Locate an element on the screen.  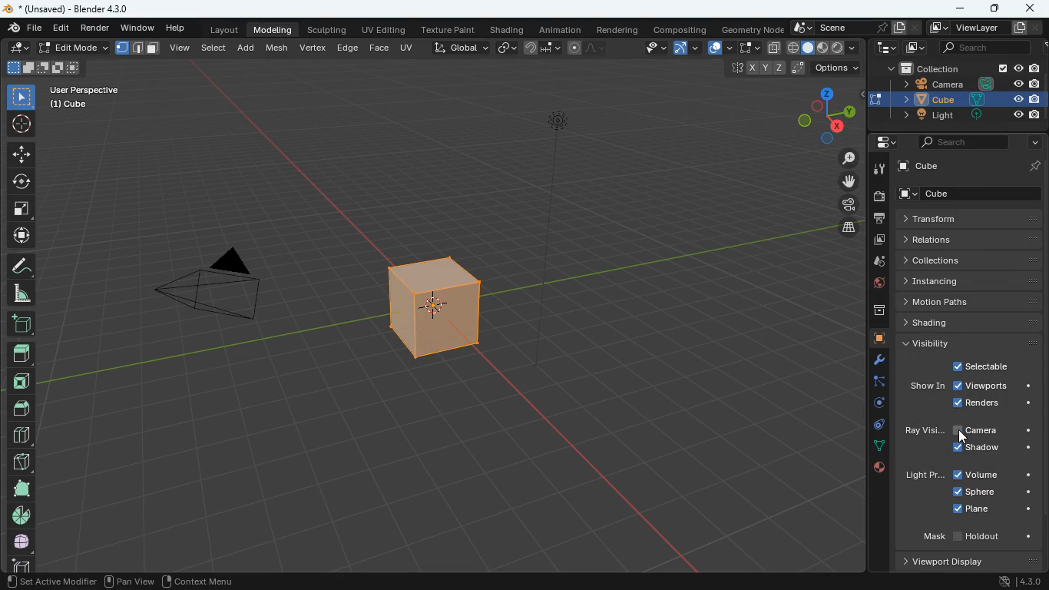
tools is located at coordinates (880, 171).